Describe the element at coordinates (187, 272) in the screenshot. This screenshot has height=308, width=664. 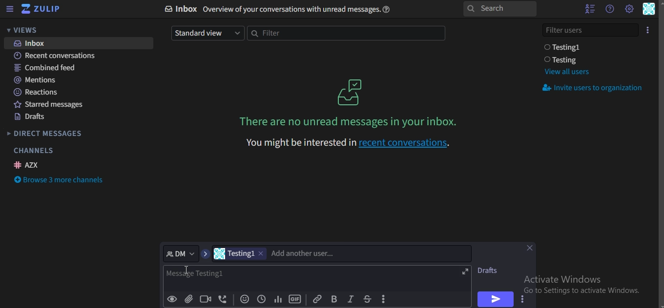
I see `cursor` at that location.